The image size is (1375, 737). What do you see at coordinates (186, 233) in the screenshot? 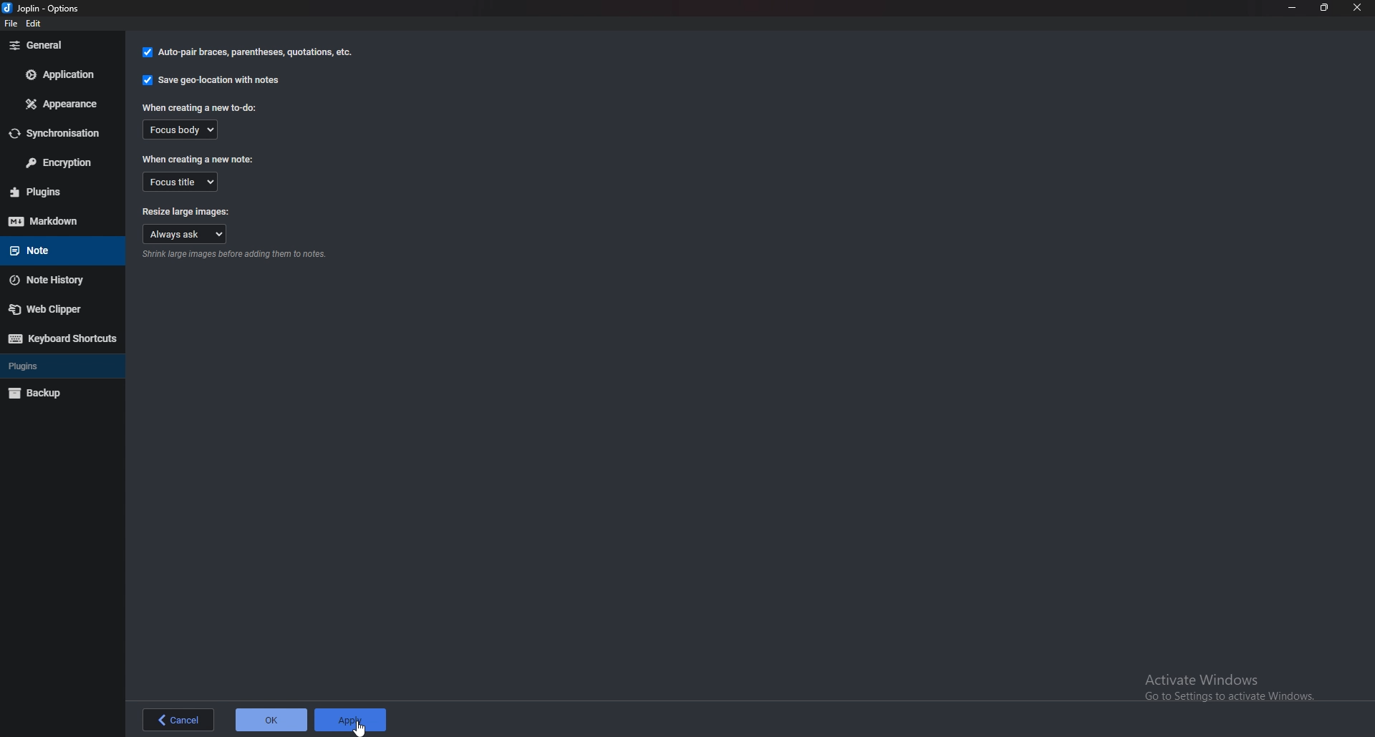
I see `Always ask` at bounding box center [186, 233].